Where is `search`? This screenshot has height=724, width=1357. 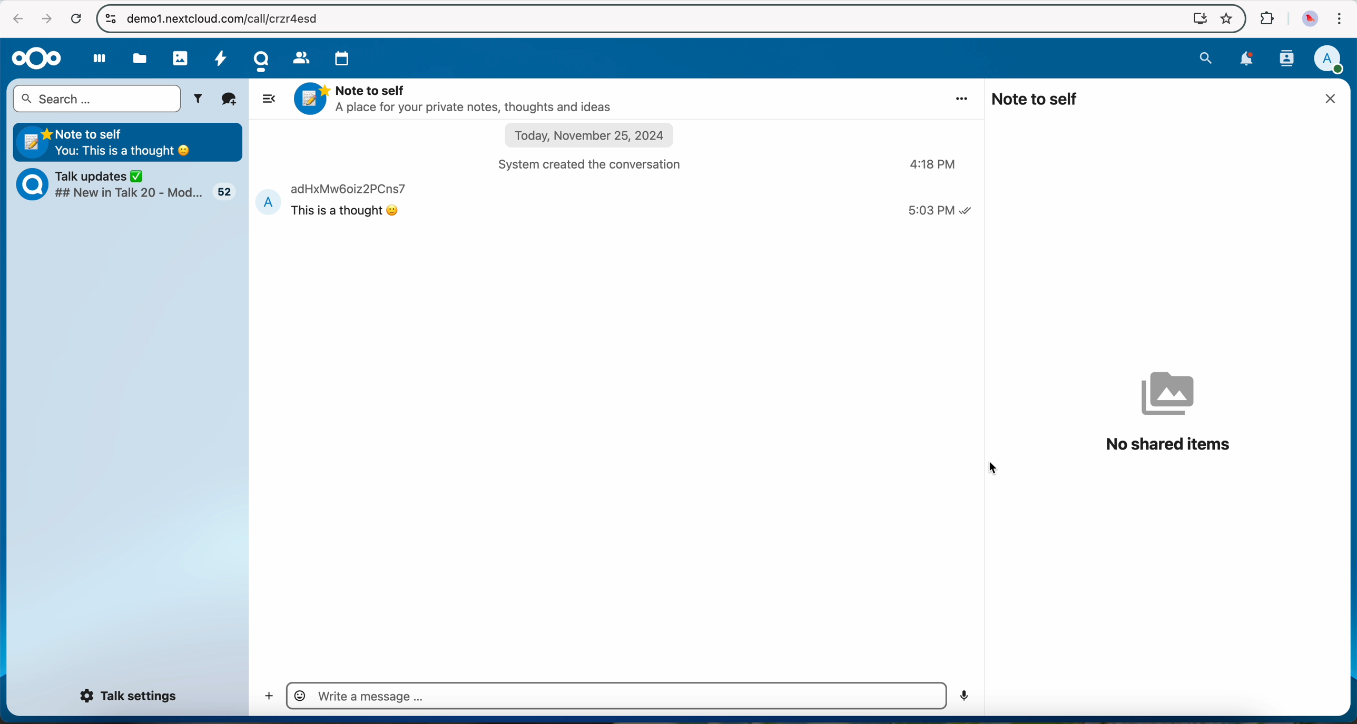
search is located at coordinates (1206, 58).